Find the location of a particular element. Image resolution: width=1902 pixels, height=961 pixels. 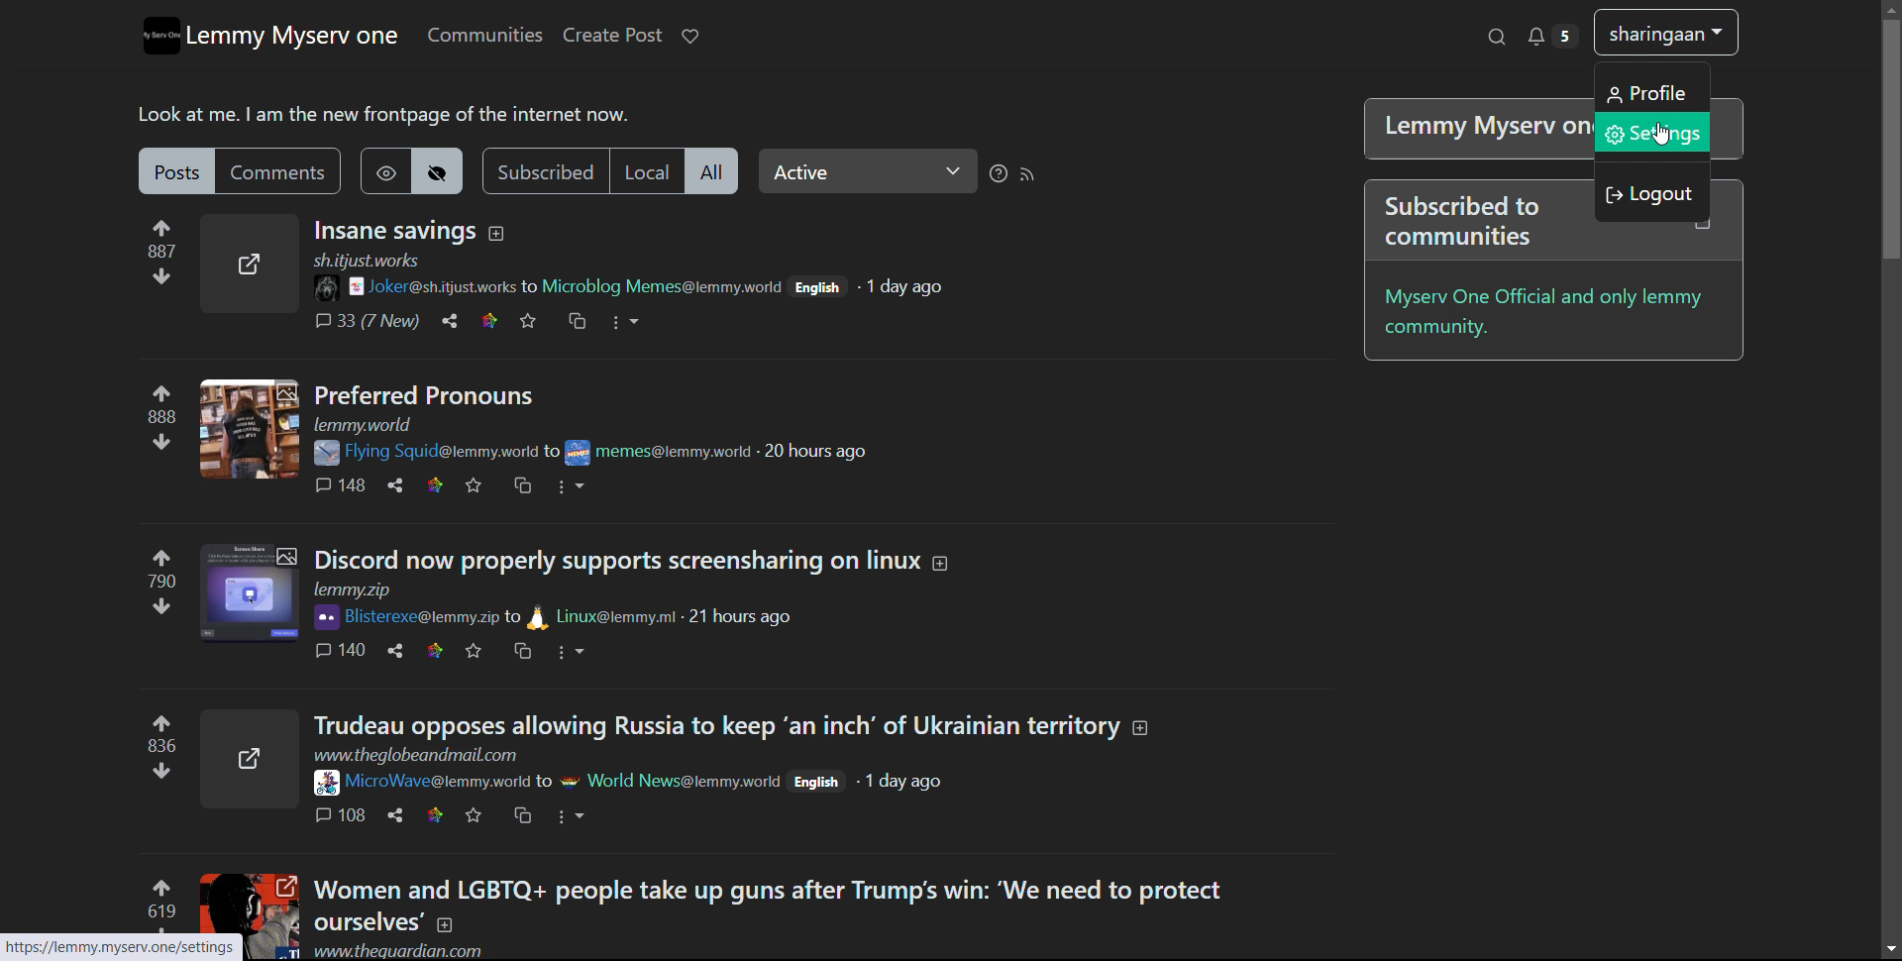

upvote and downvotes is located at coordinates (163, 255).